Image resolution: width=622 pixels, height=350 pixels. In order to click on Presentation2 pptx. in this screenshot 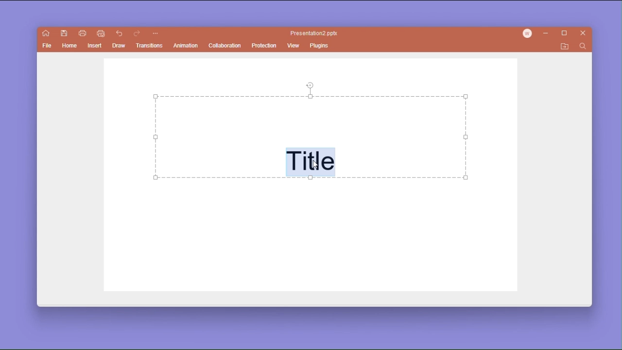, I will do `click(315, 34)`.